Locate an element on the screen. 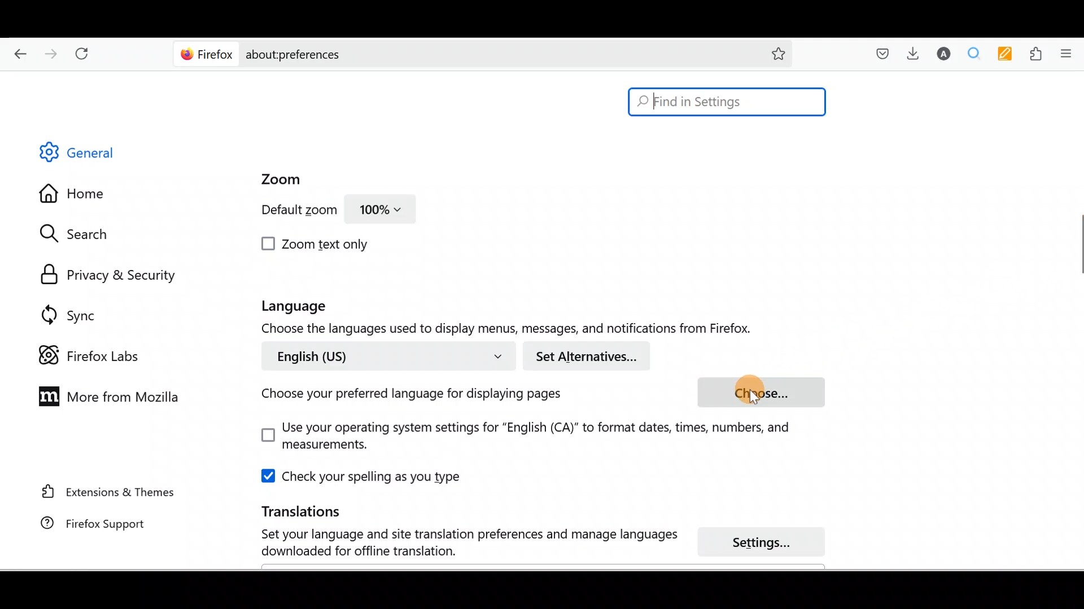  choose is located at coordinates (766, 392).